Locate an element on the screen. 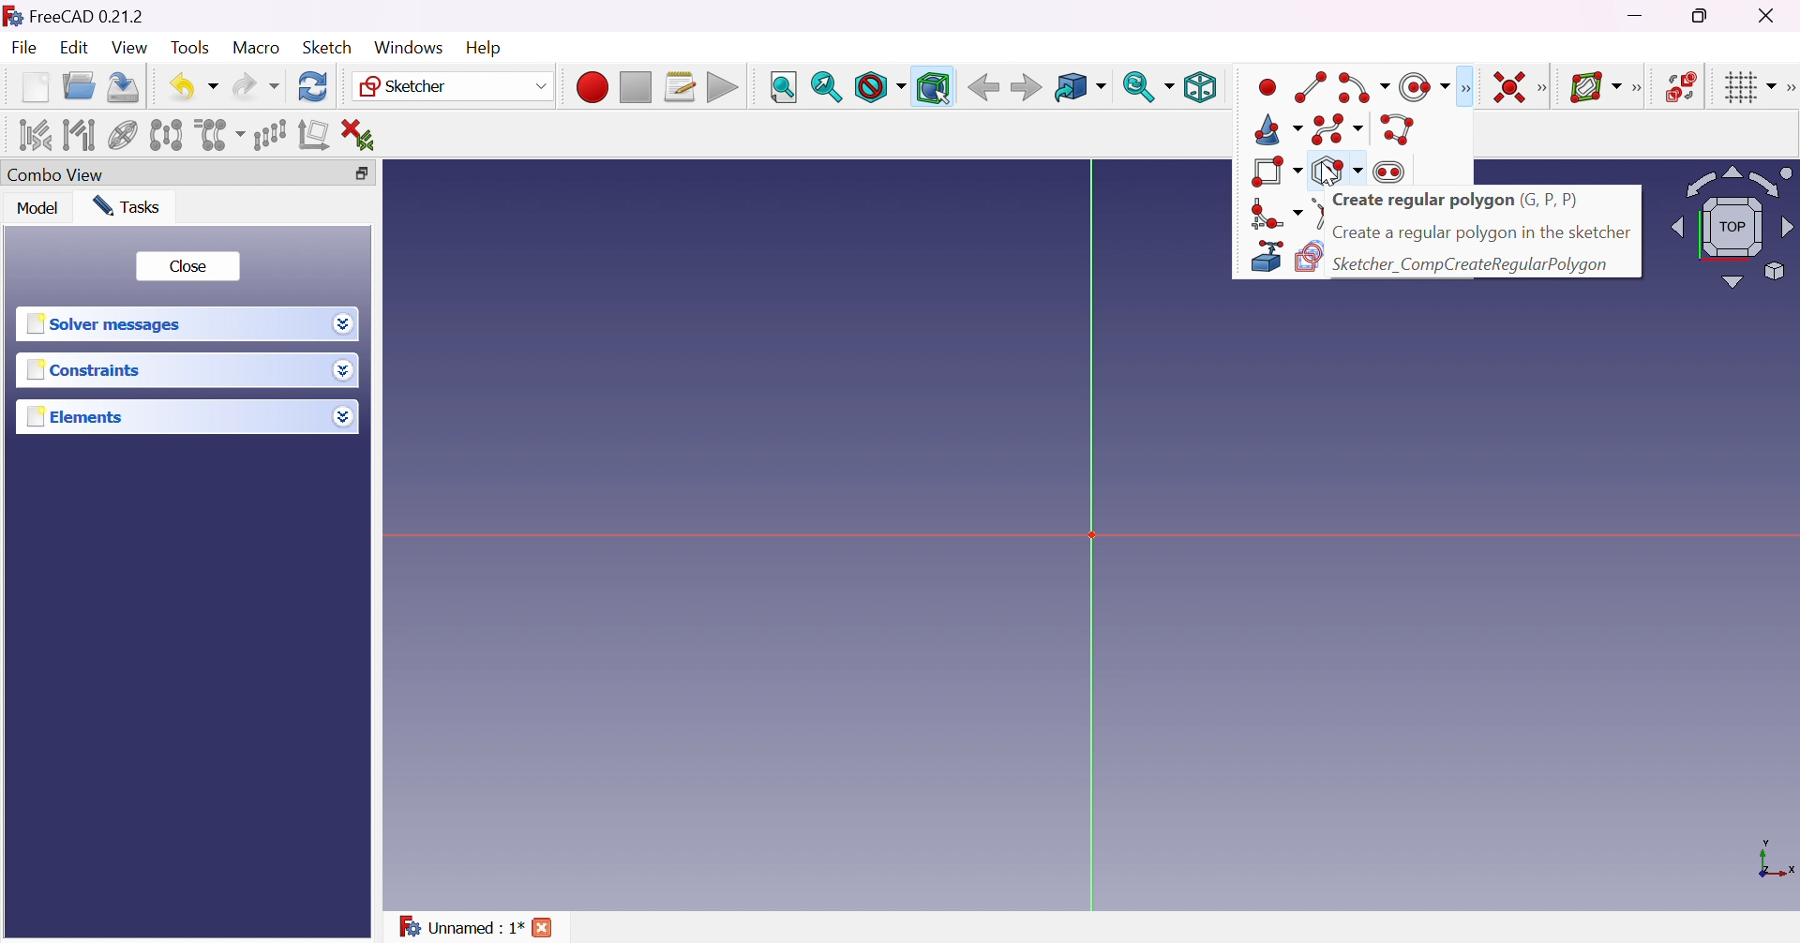  windows is located at coordinates (409, 48).